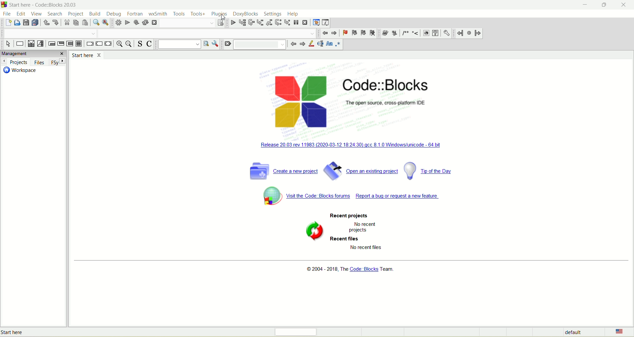 The image size is (634, 337). I want to click on build, so click(117, 23).